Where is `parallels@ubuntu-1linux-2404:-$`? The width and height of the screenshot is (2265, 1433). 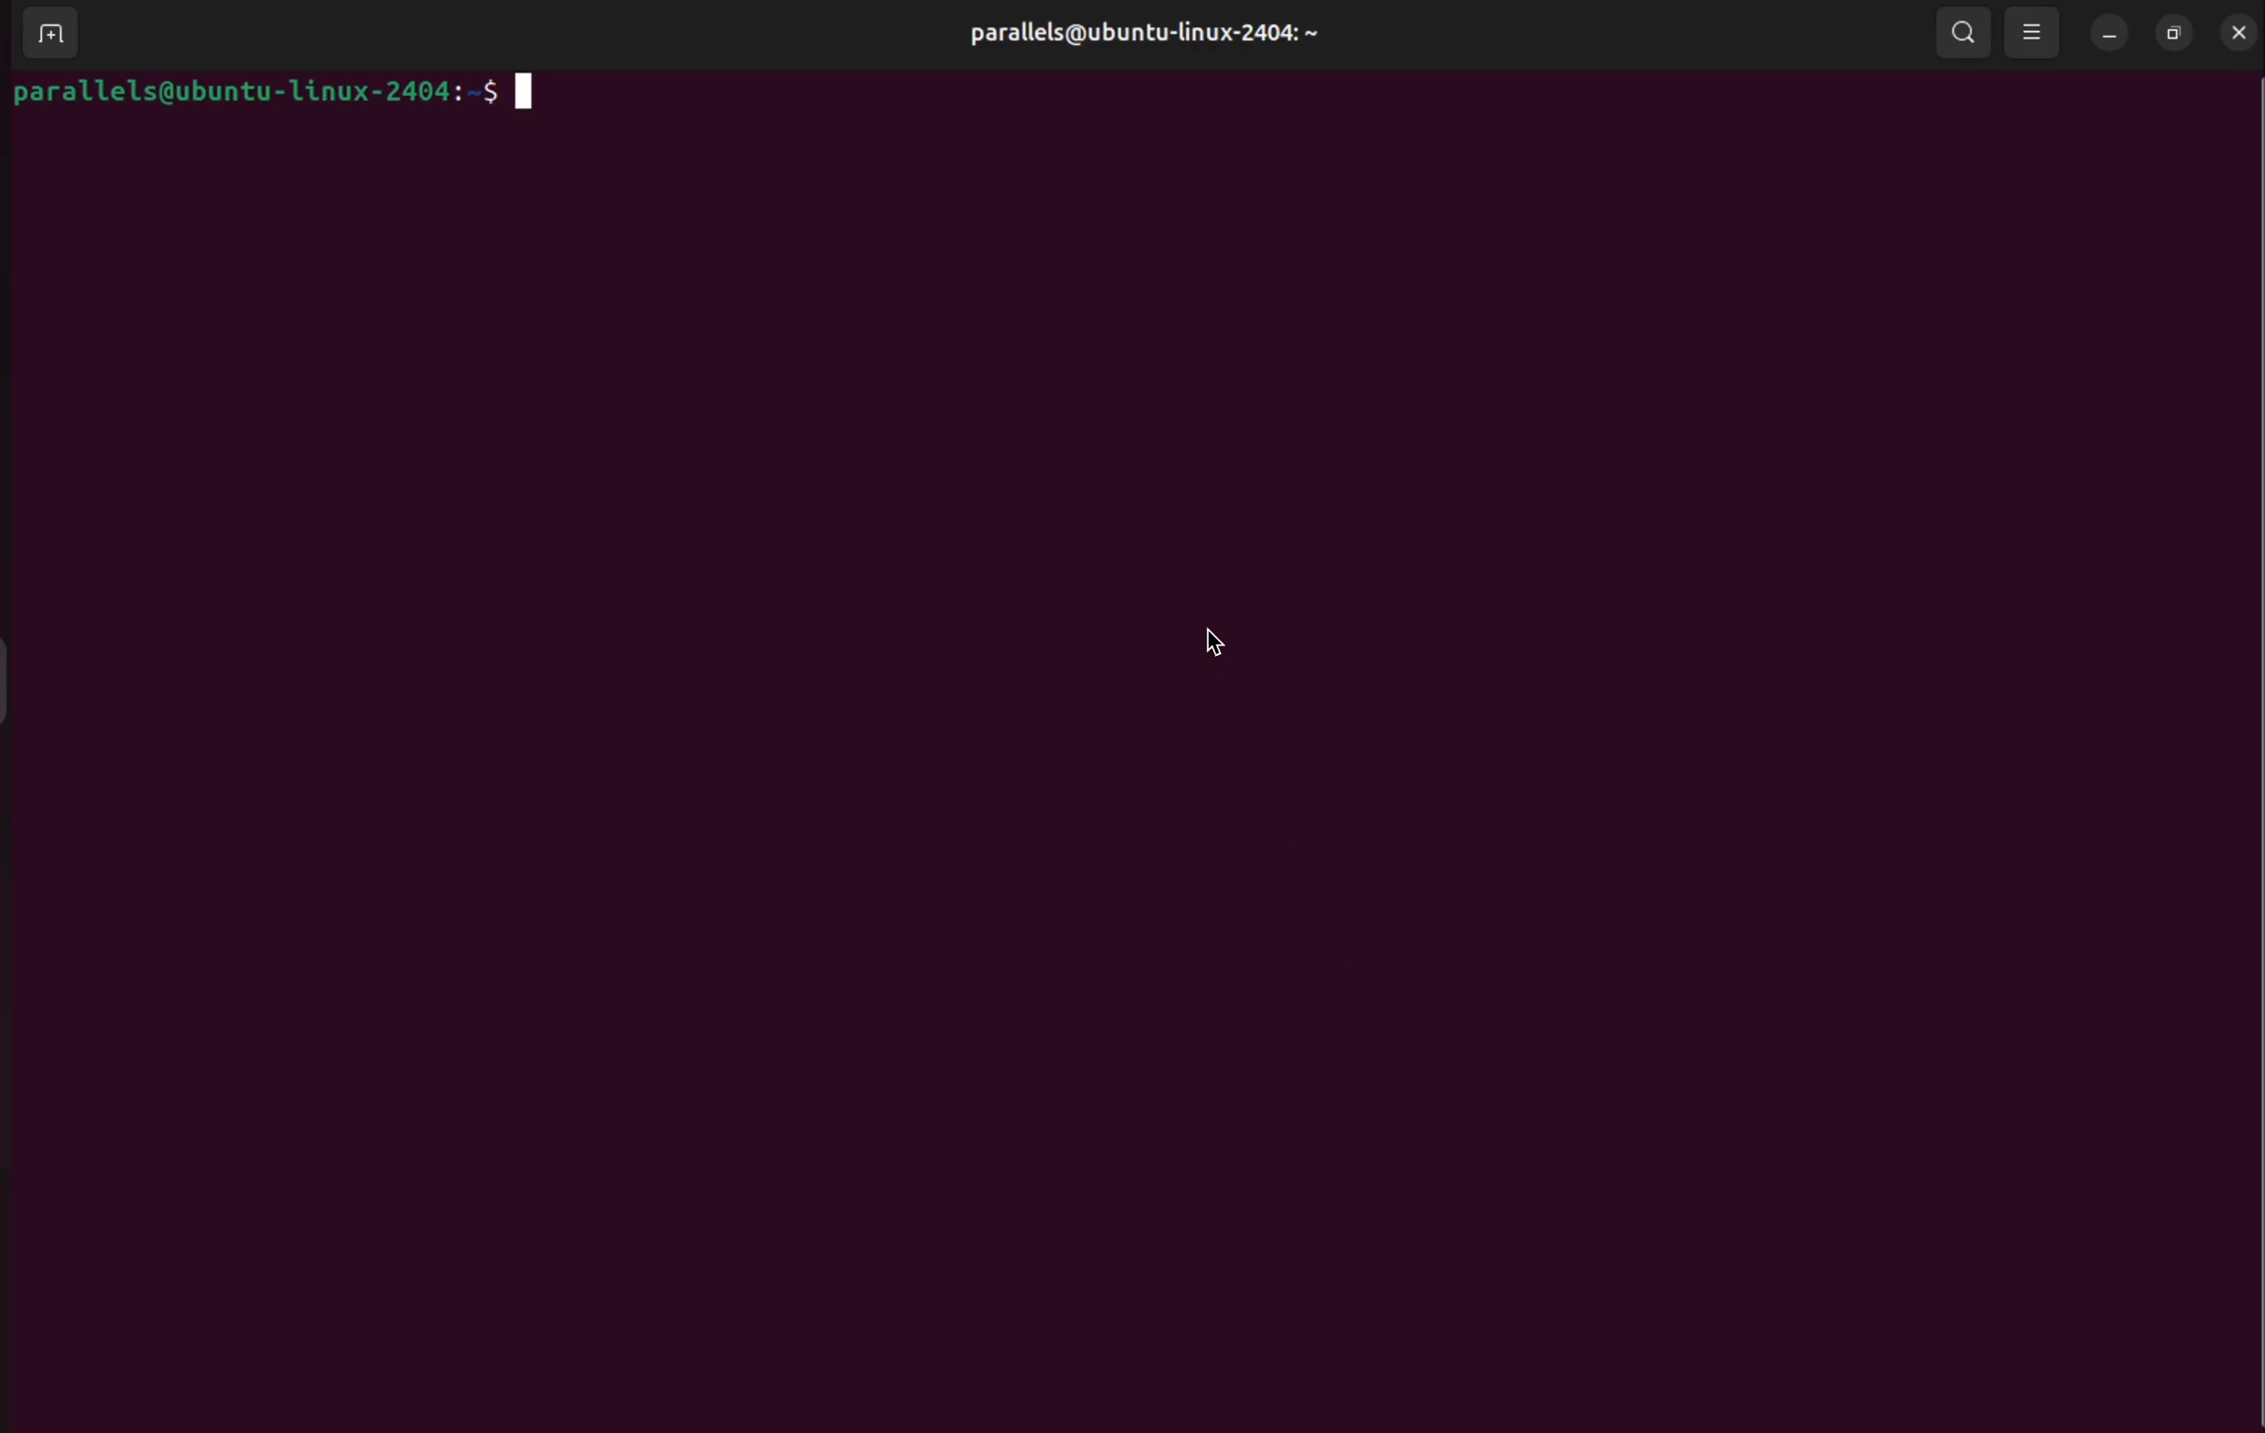 parallels@ubuntu-1linux-2404:-$ is located at coordinates (280, 94).